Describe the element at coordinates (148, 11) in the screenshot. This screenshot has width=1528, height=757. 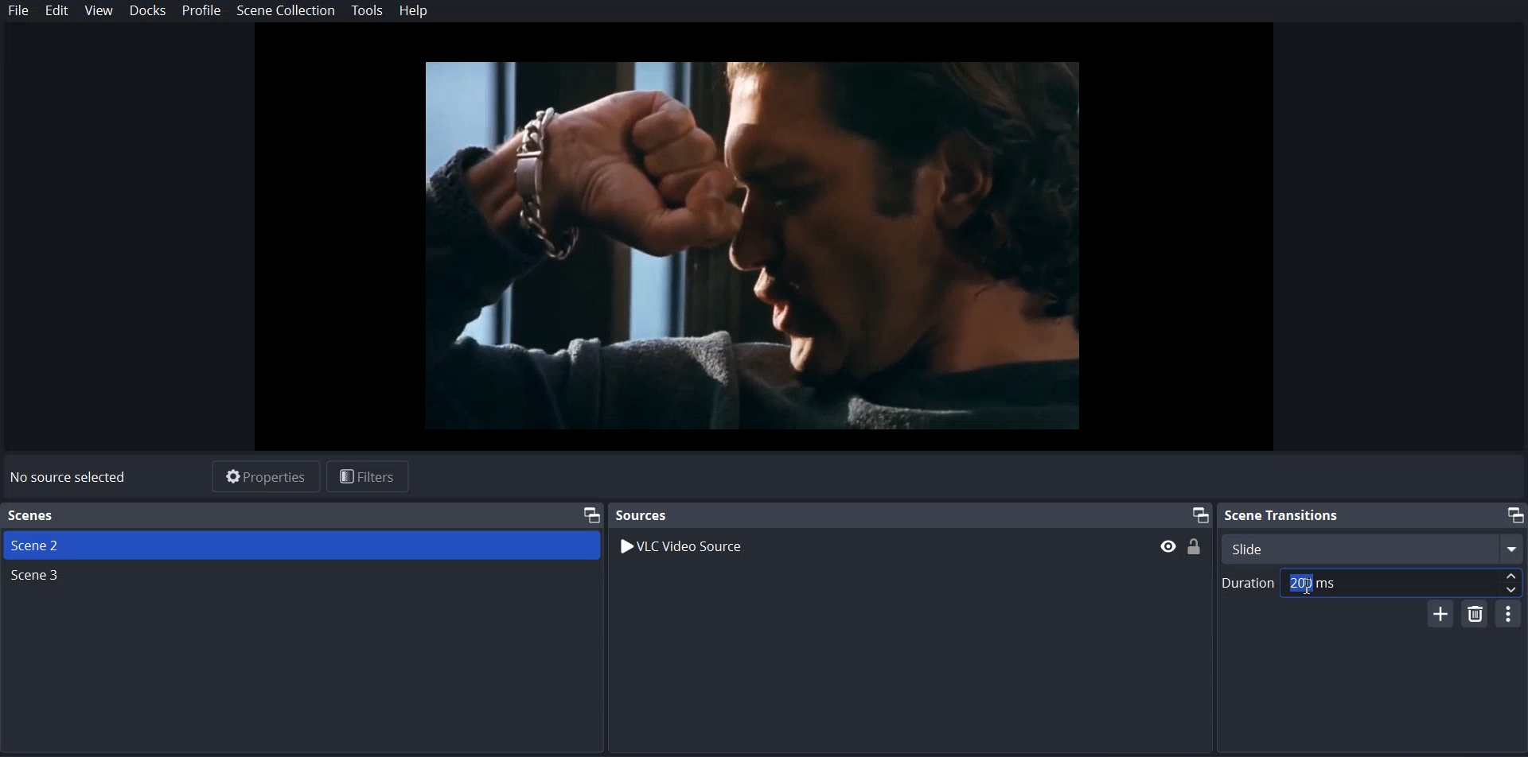
I see `Dock` at that location.